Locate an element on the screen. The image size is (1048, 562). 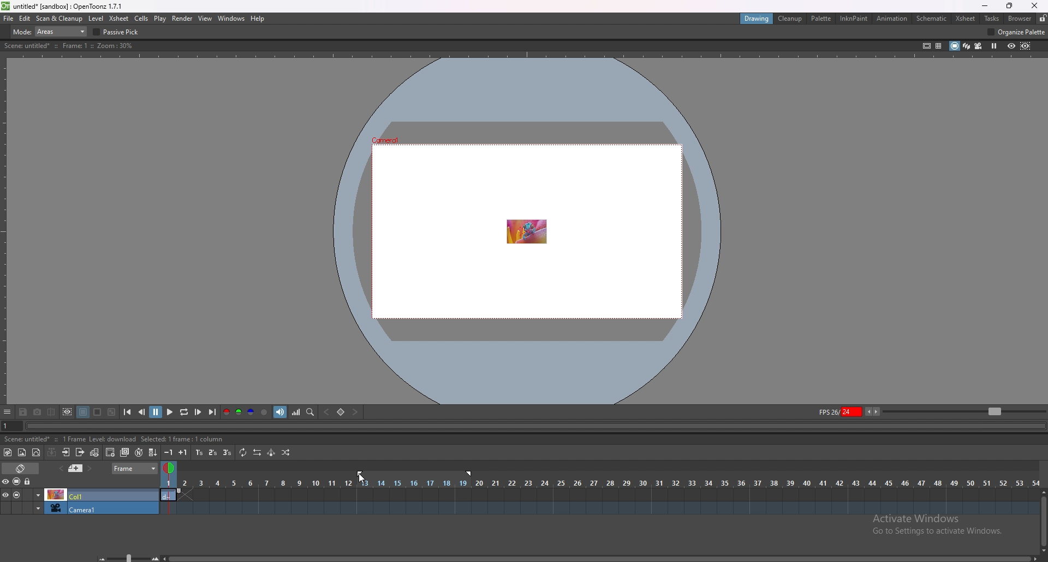
seek is located at coordinates (534, 427).